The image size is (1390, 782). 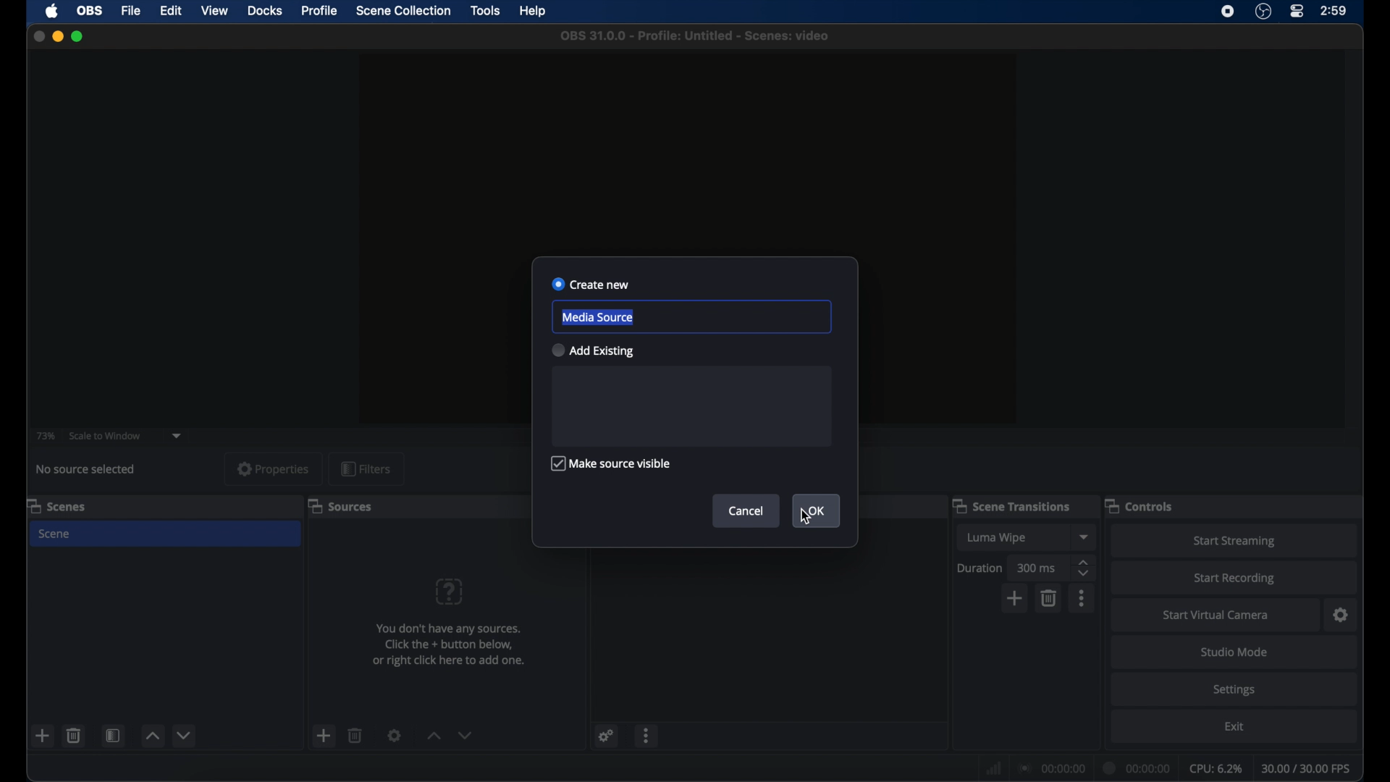 What do you see at coordinates (1011, 505) in the screenshot?
I see `scene transitions` at bounding box center [1011, 505].